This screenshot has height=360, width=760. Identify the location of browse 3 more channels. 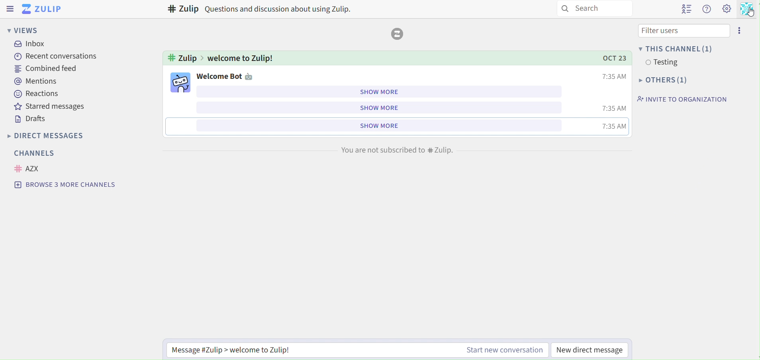
(65, 185).